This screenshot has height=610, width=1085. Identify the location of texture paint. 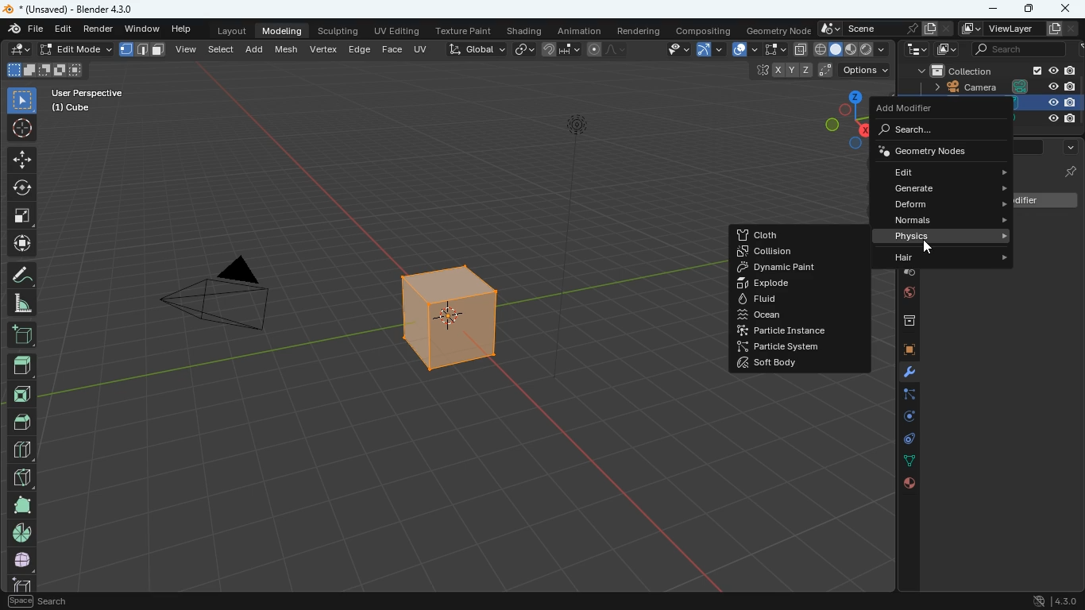
(464, 29).